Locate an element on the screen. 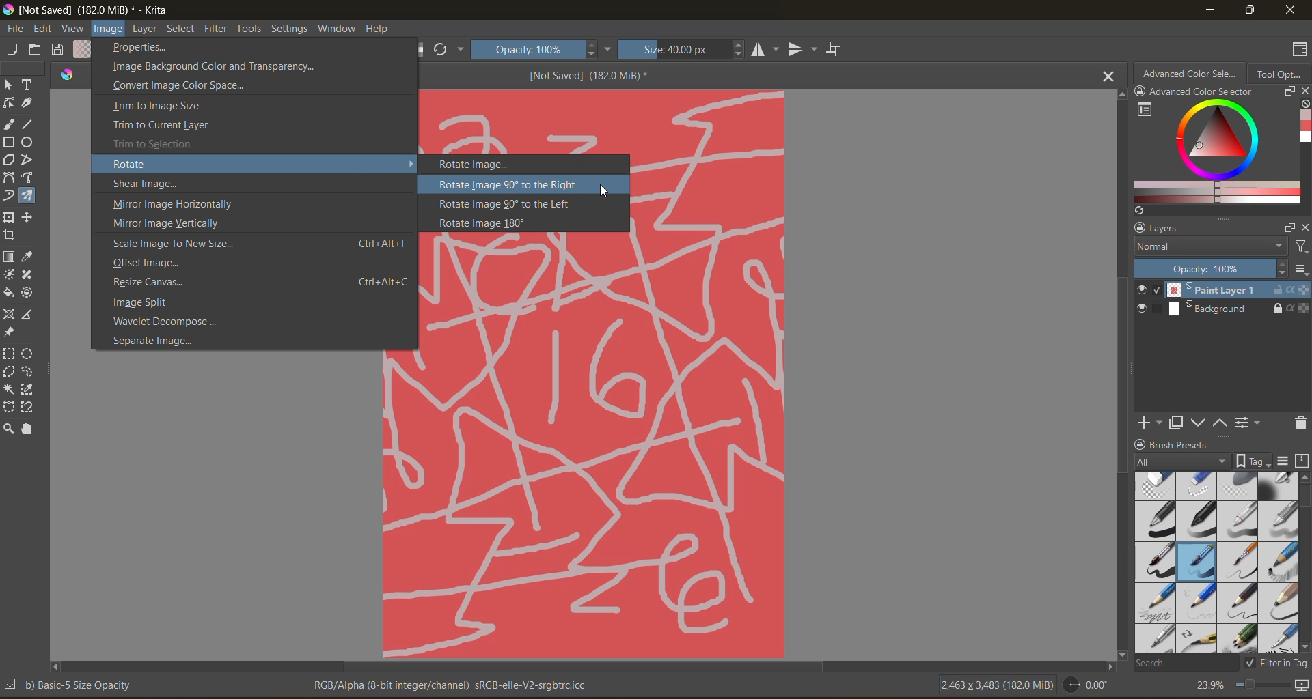 The height and width of the screenshot is (699, 1312). duplicate is located at coordinates (1173, 423).